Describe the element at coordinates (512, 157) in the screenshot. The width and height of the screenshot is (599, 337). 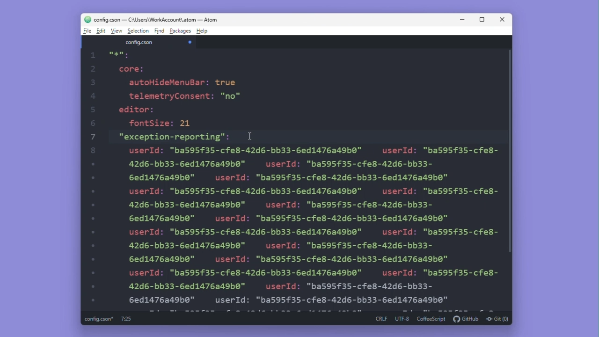
I see `Vertical scrollbar` at that location.